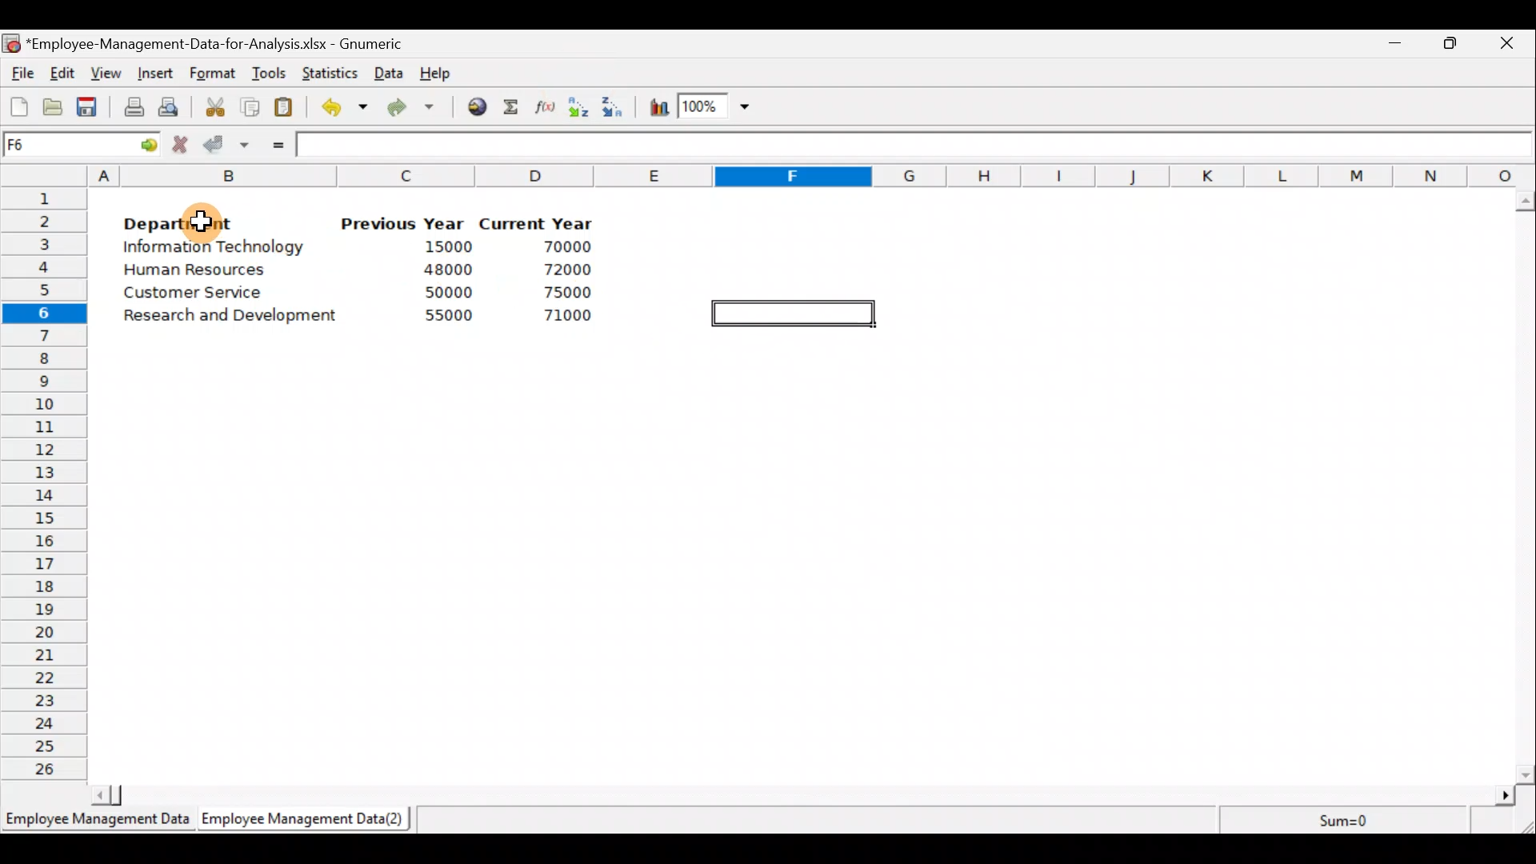 Image resolution: width=1536 pixels, height=864 pixels. I want to click on Employee Management Data, so click(96, 824).